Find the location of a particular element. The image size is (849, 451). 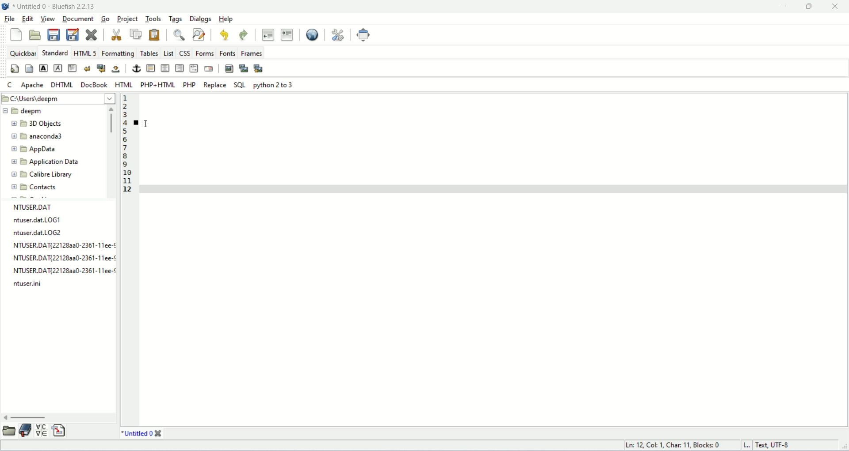

tools is located at coordinates (154, 19).